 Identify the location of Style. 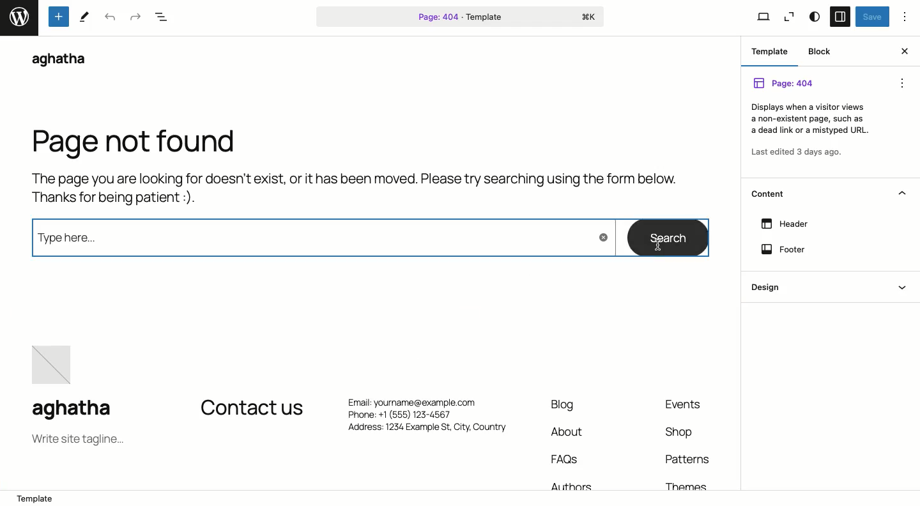
(815, 17).